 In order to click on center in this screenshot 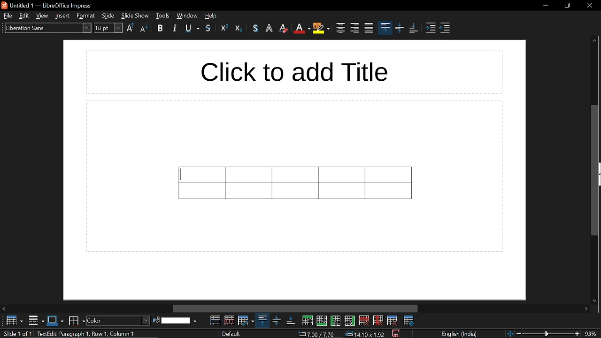, I will do `click(340, 27)`.